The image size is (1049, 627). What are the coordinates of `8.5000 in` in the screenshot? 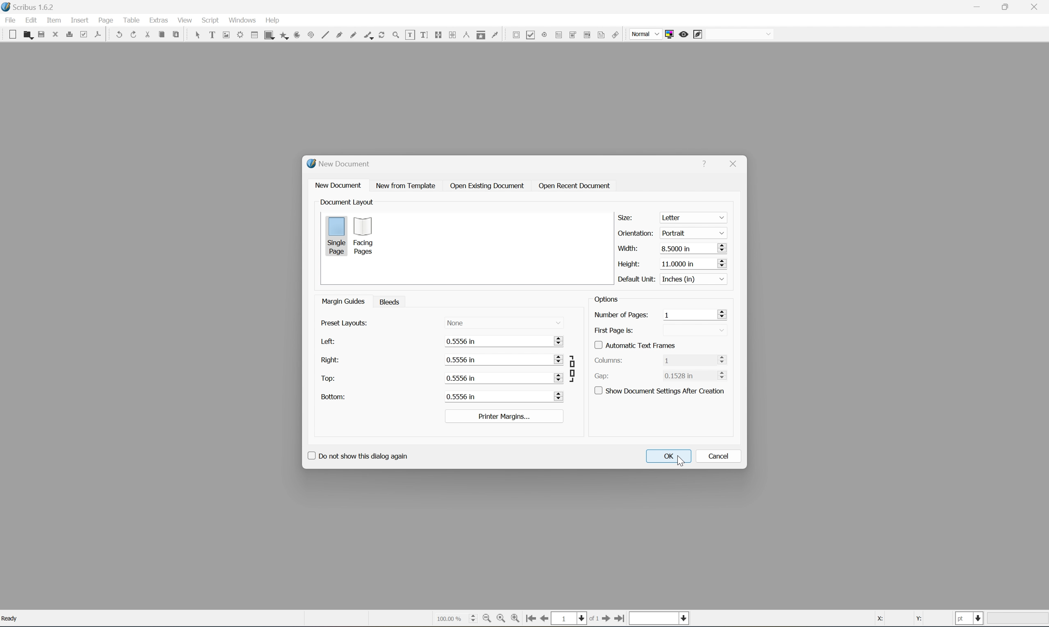 It's located at (693, 248).